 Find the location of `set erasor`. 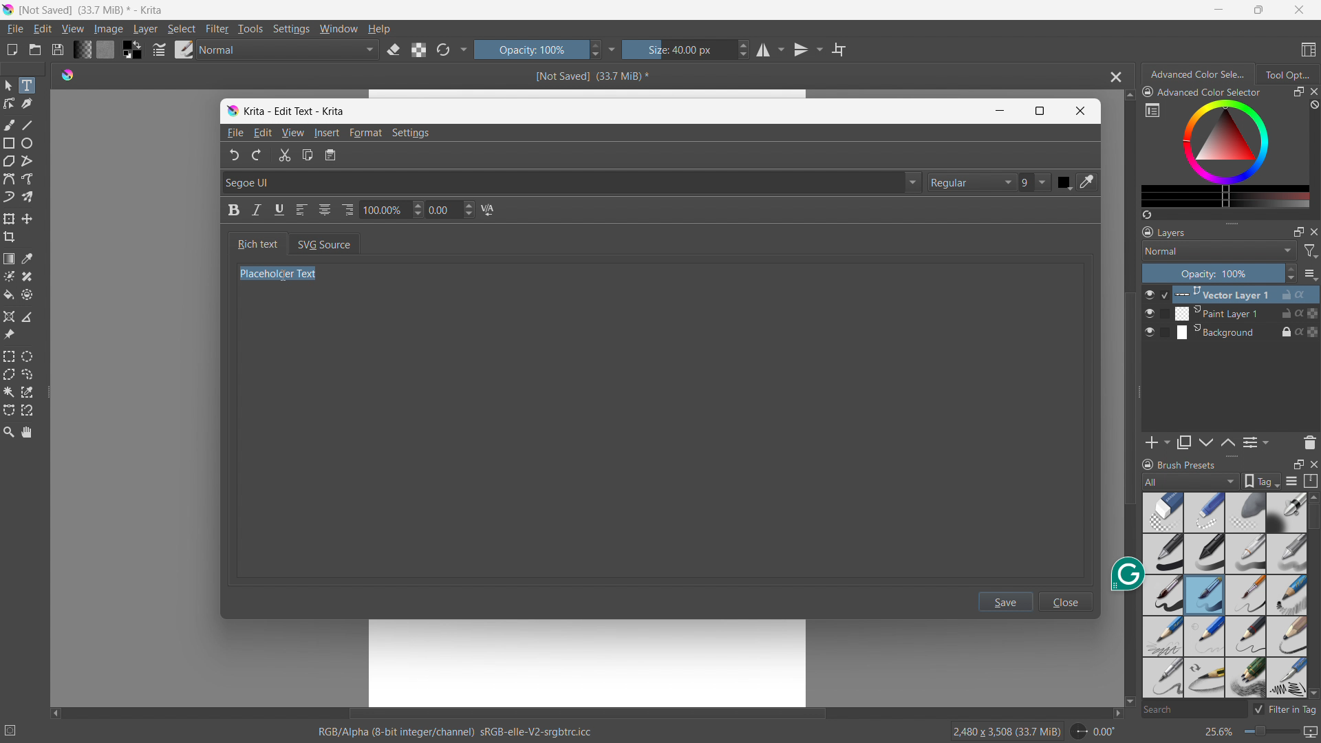

set erasor is located at coordinates (393, 50).